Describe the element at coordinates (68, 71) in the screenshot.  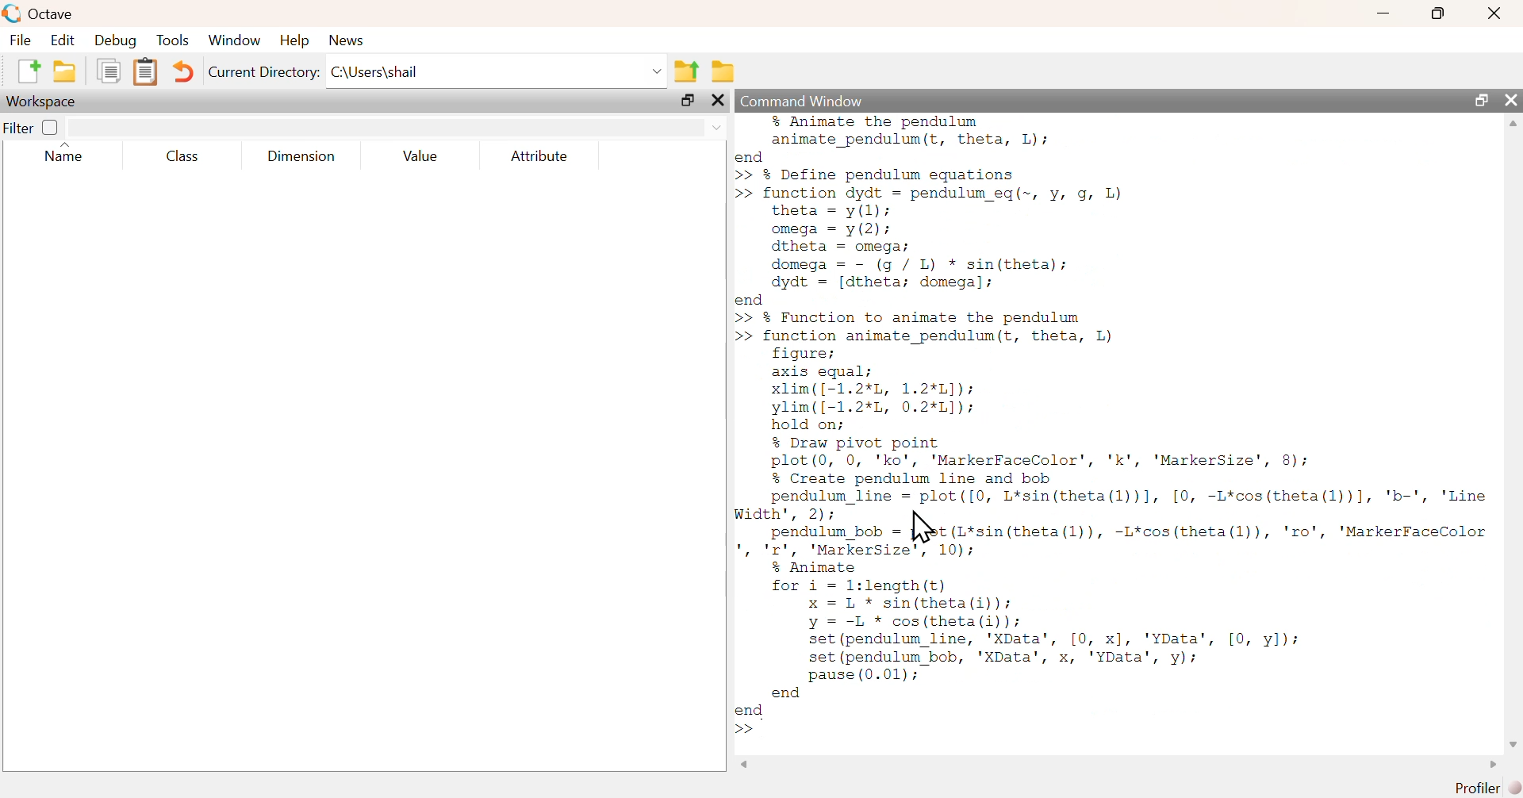
I see `open an existing file in directory` at that location.